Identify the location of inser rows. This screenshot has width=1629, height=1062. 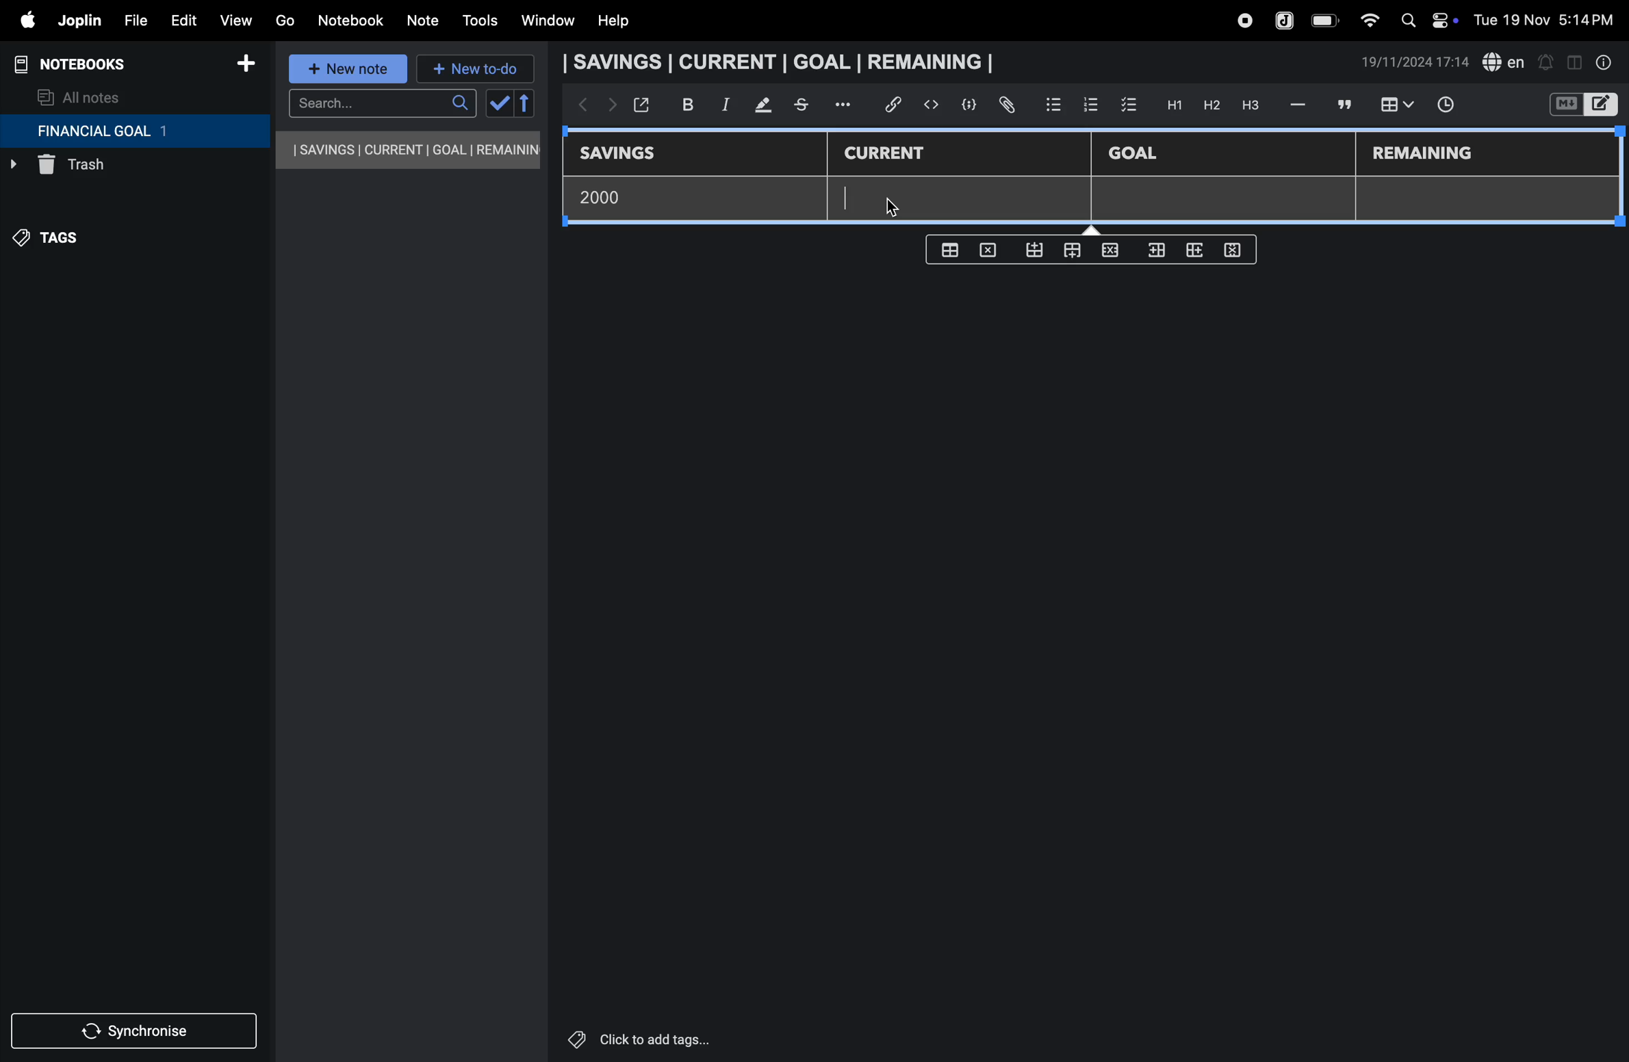
(1154, 253).